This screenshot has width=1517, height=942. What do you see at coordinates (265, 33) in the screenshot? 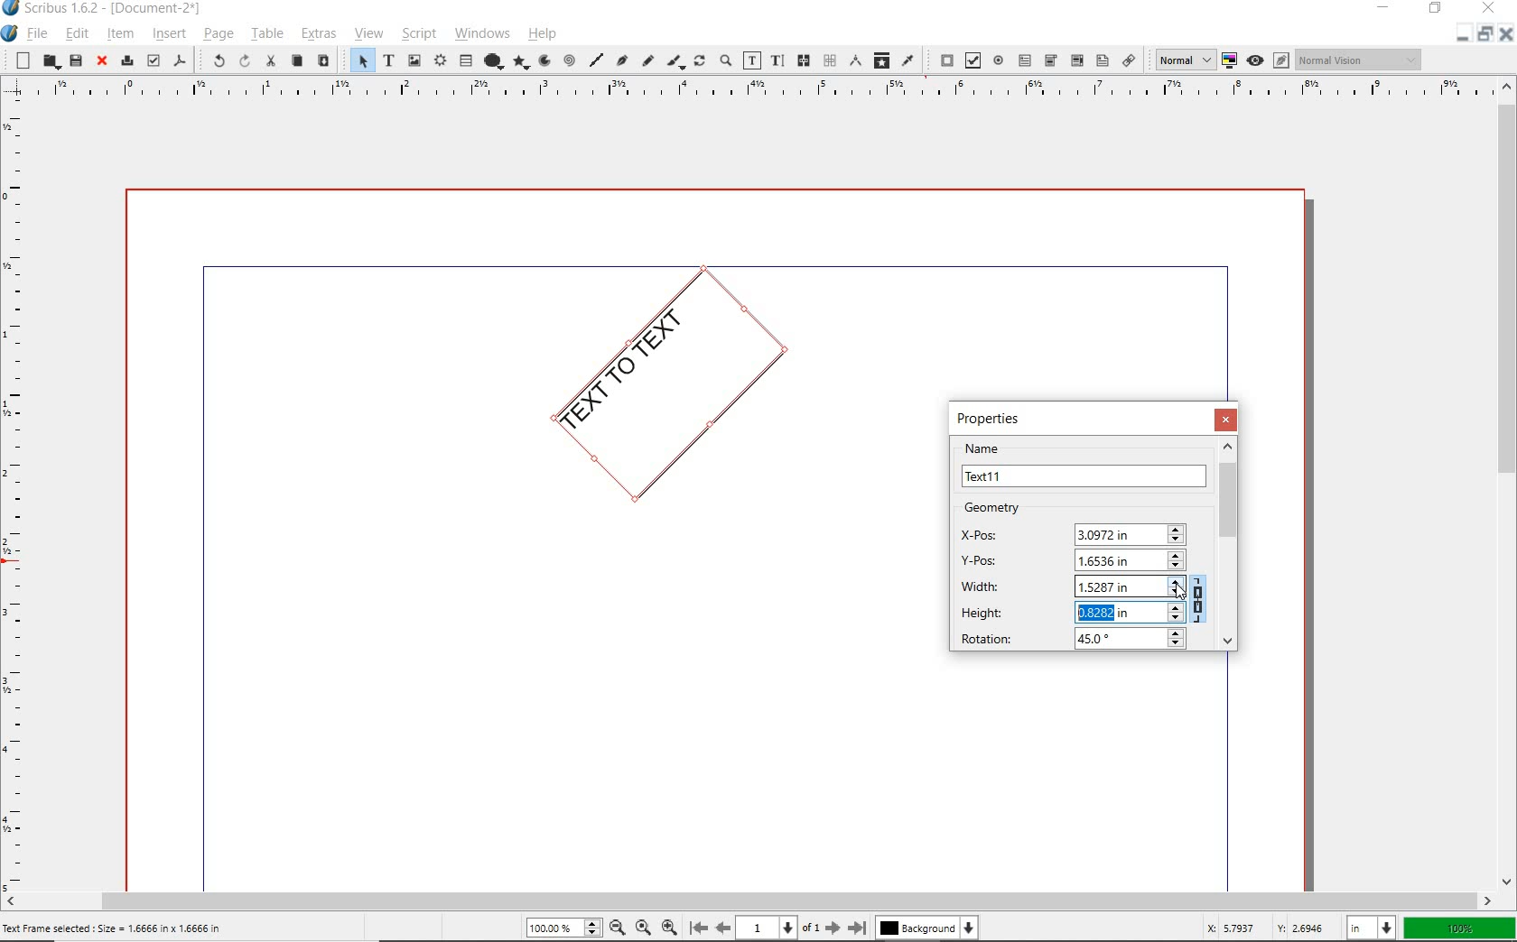
I see `table` at bounding box center [265, 33].